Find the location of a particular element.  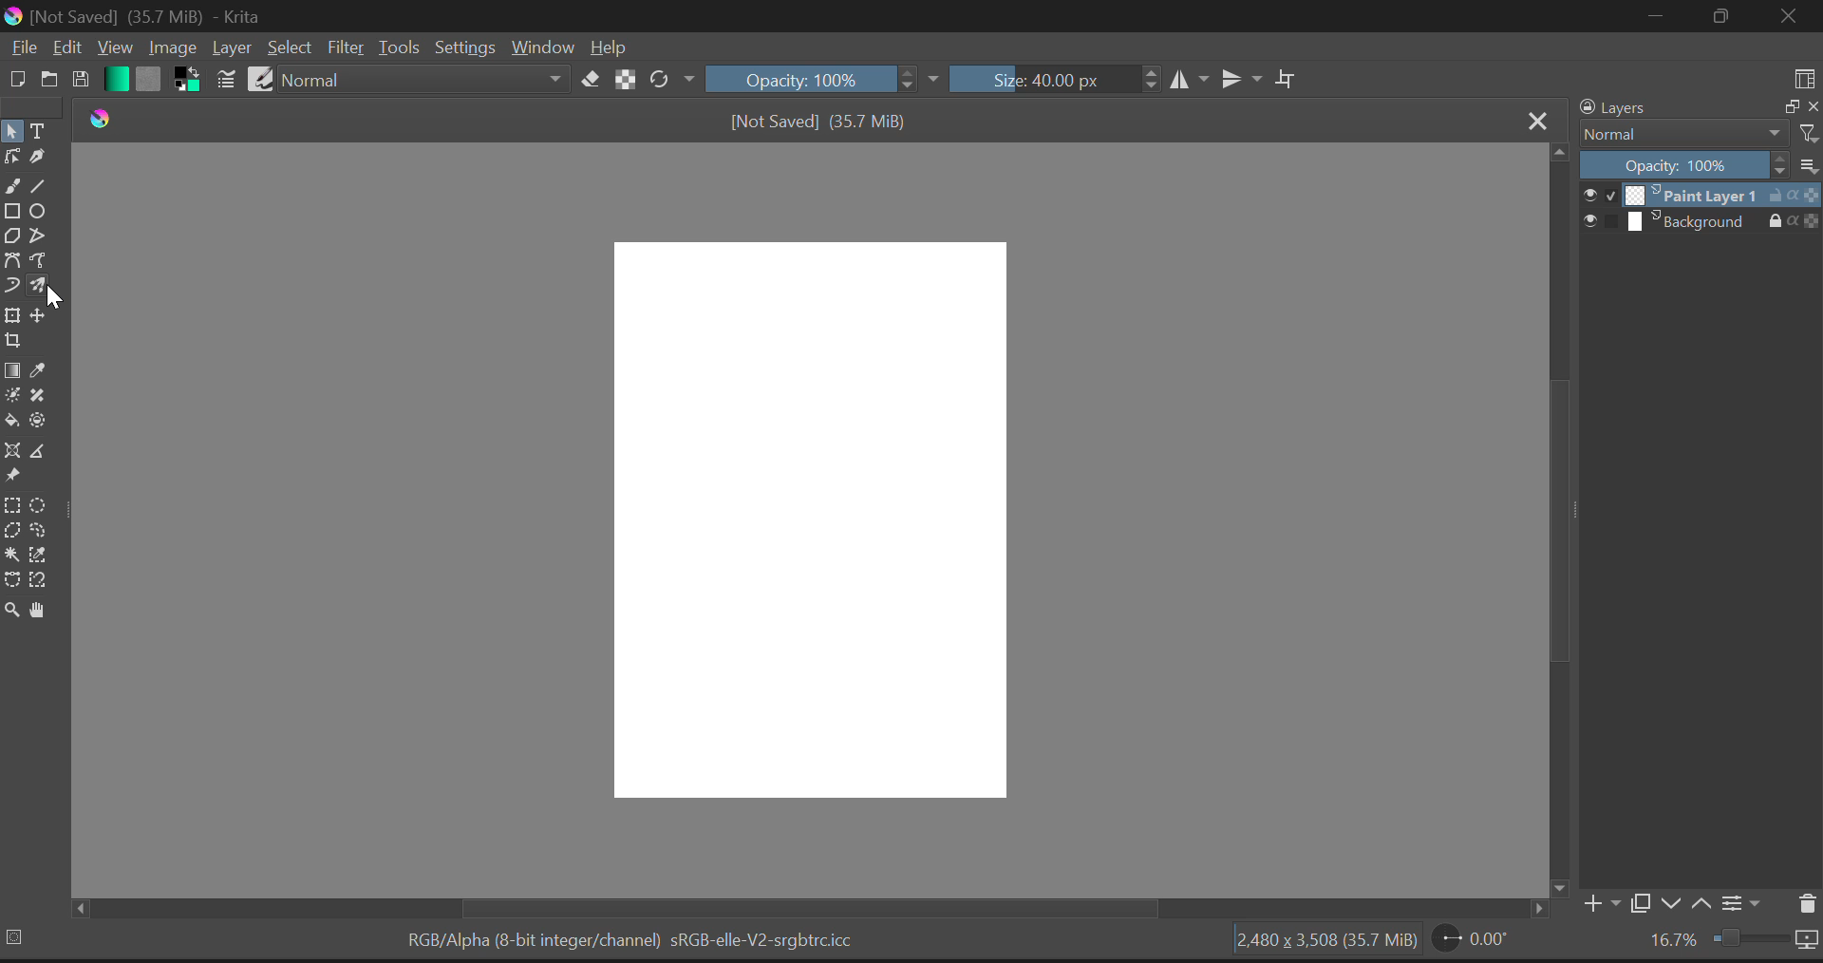

Settings is located at coordinates (466, 48).